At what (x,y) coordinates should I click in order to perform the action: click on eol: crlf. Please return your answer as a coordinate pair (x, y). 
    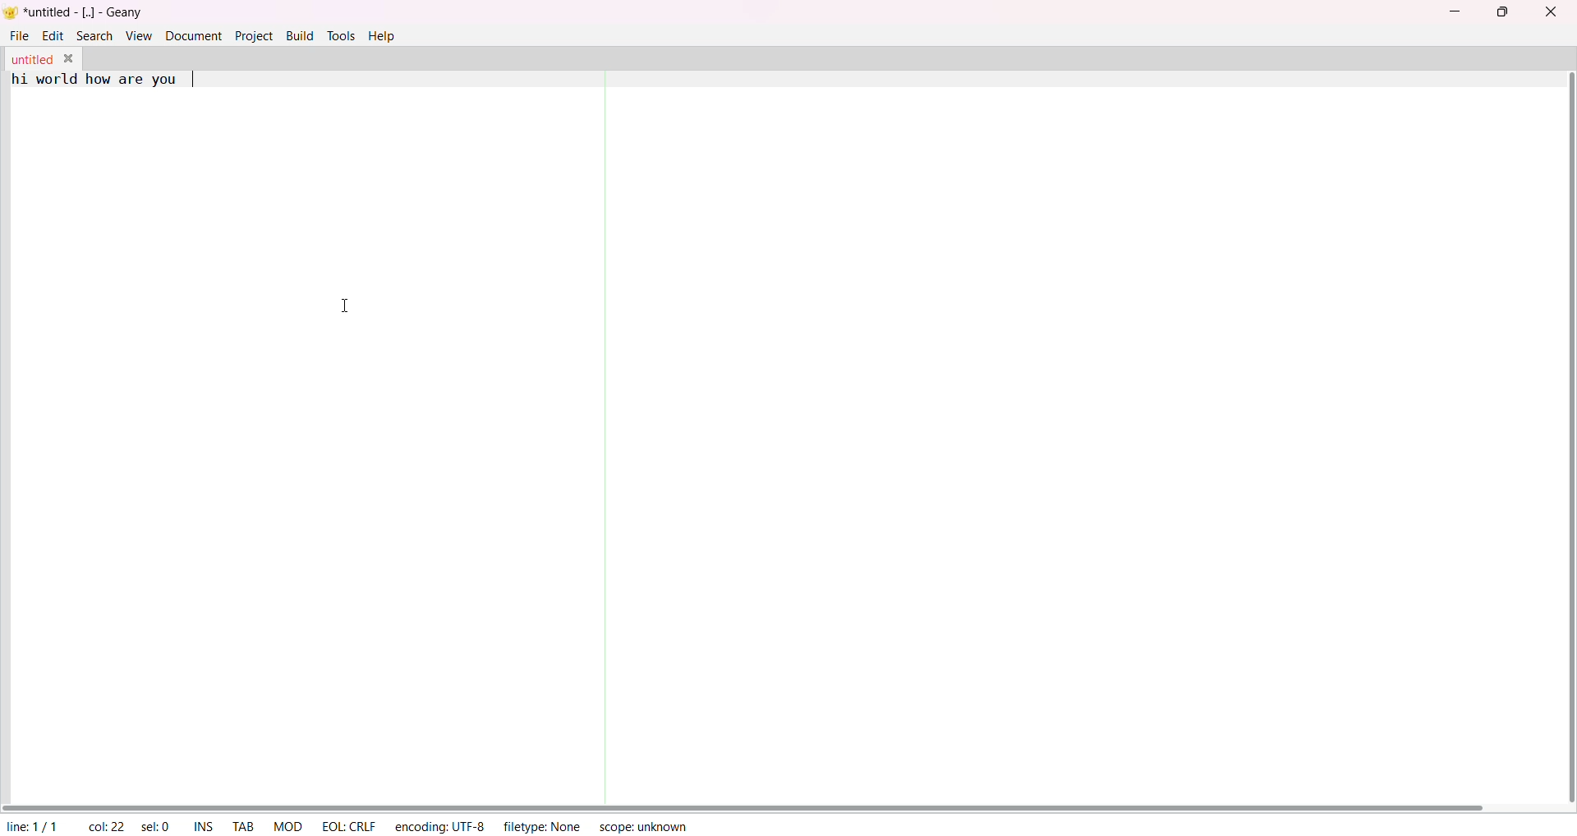
    Looking at the image, I should click on (347, 824).